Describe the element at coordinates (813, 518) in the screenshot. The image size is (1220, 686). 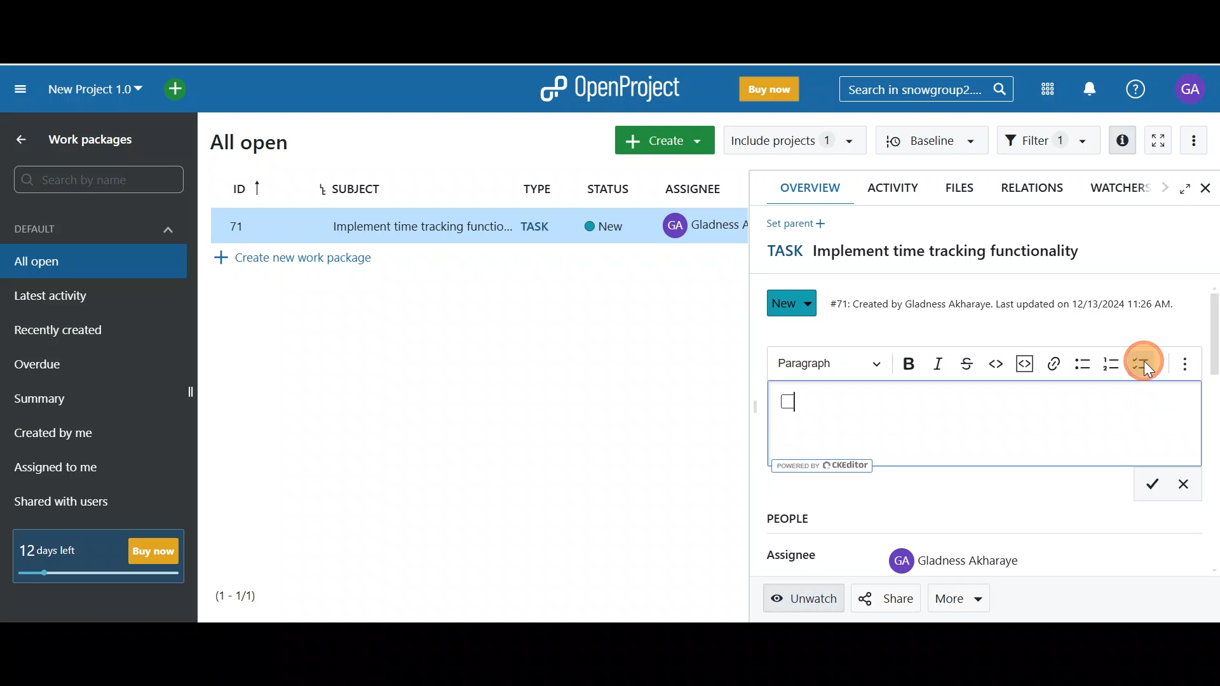
I see `People` at that location.